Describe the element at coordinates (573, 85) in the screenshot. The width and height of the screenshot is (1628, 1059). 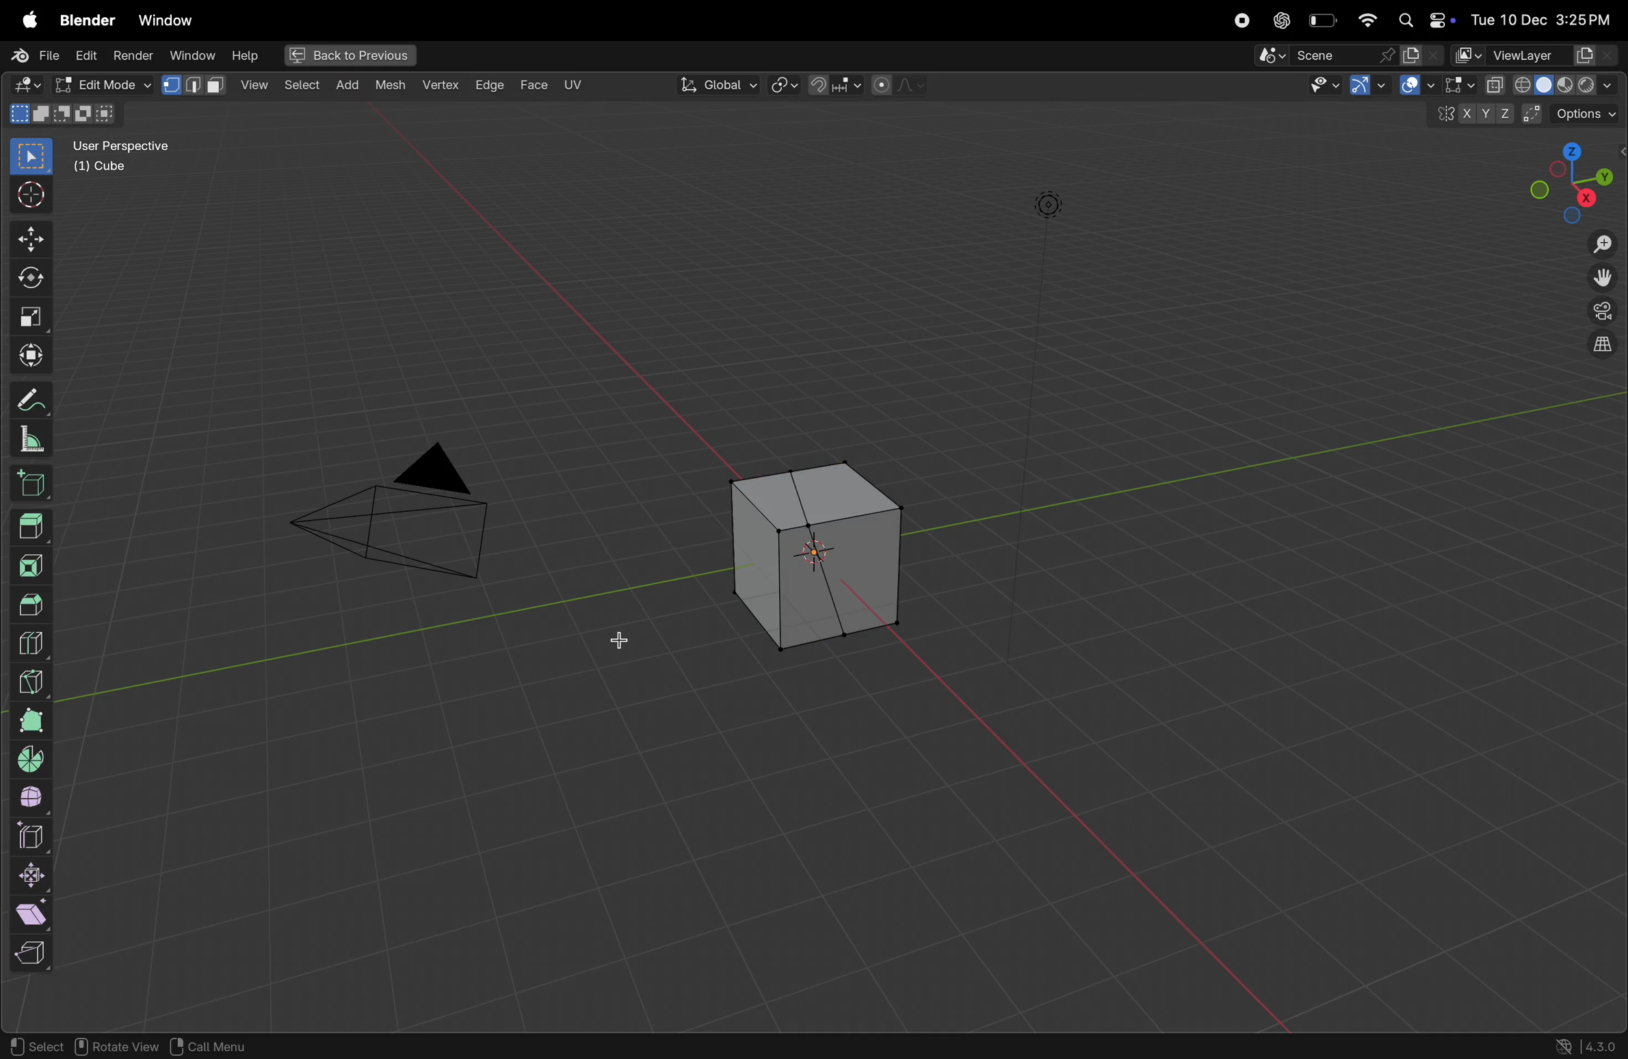
I see `uv` at that location.